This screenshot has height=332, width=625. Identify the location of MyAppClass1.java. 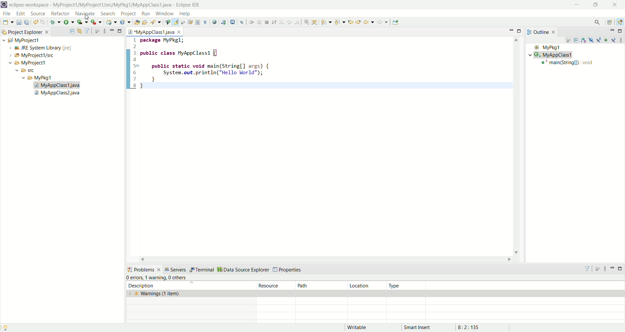
(58, 85).